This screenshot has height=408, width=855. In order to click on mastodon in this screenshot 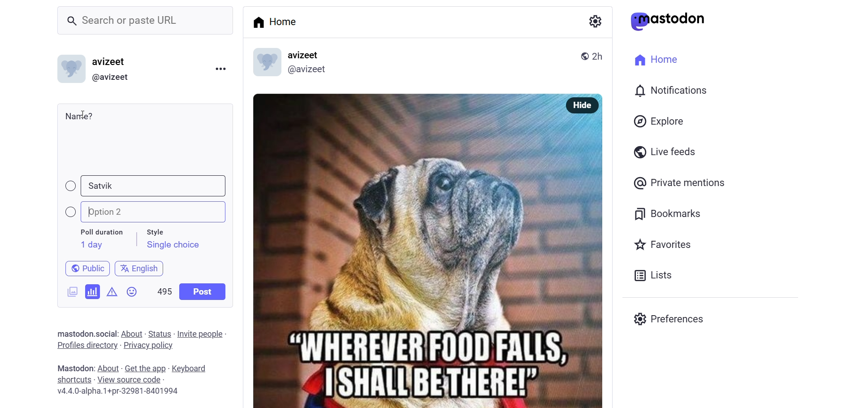, I will do `click(73, 332)`.